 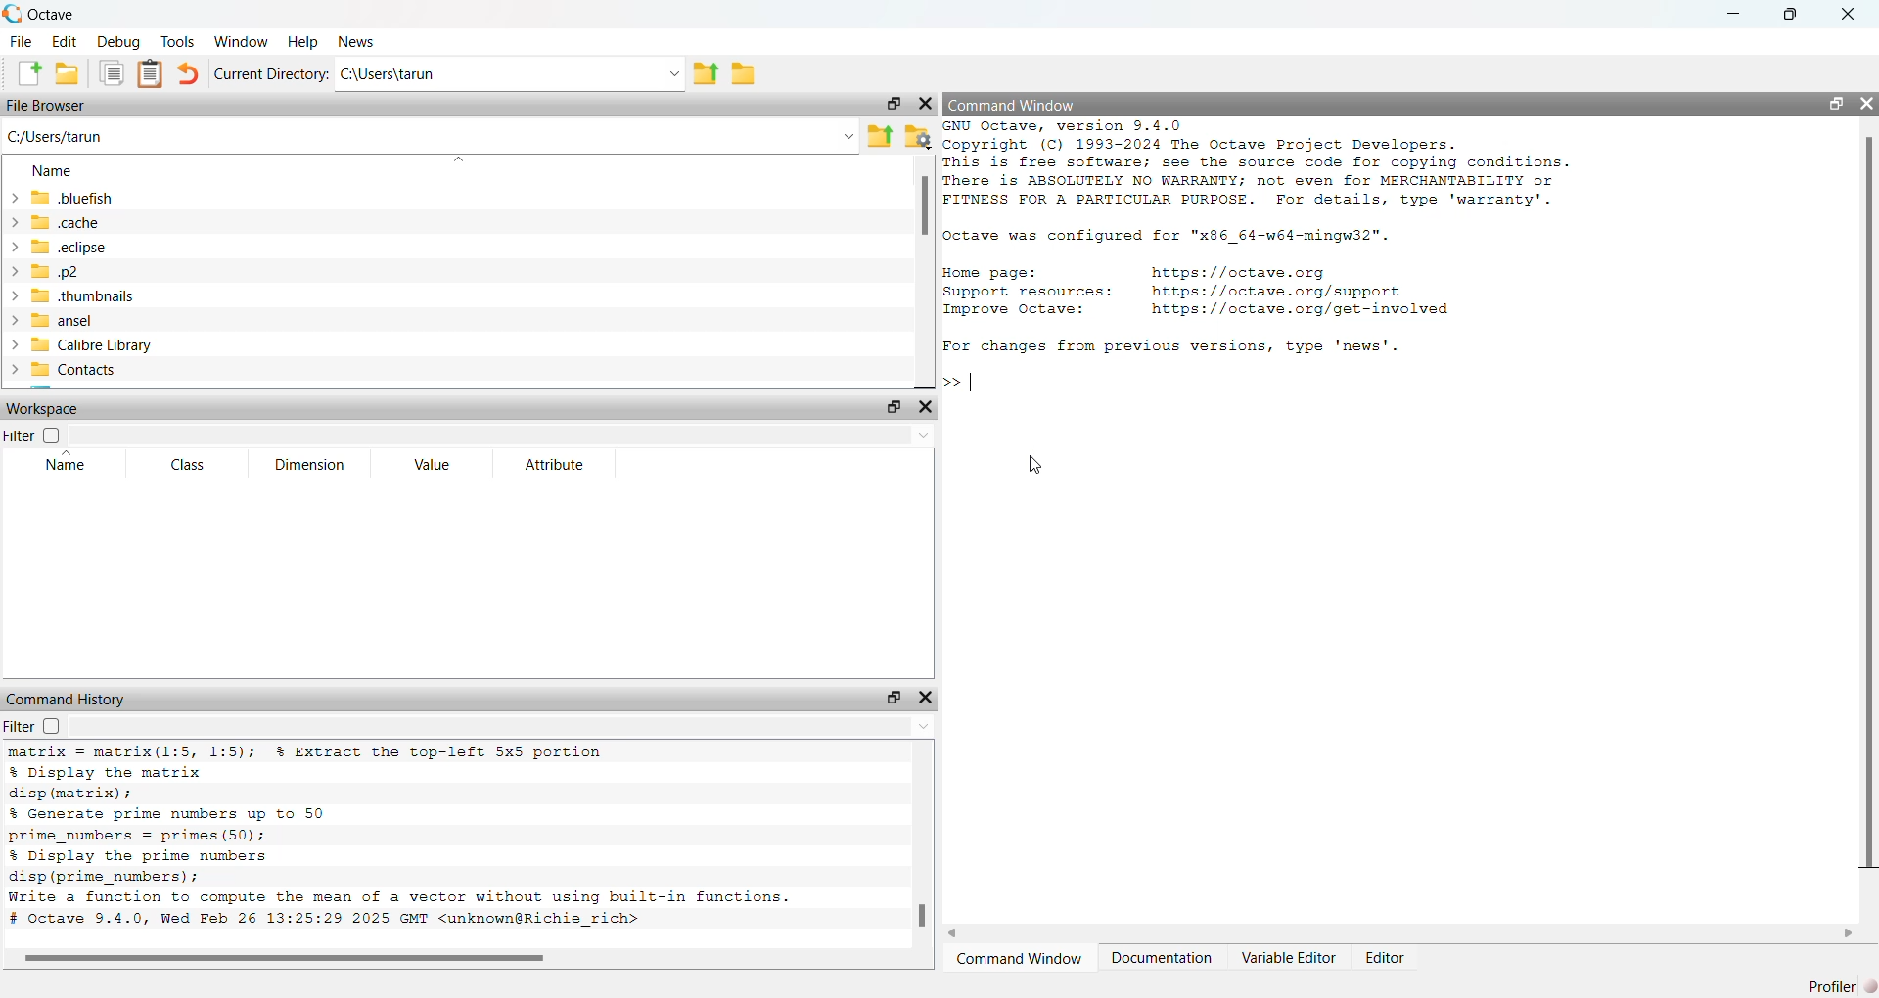 What do you see at coordinates (69, 699) in the screenshot?
I see `Command history` at bounding box center [69, 699].